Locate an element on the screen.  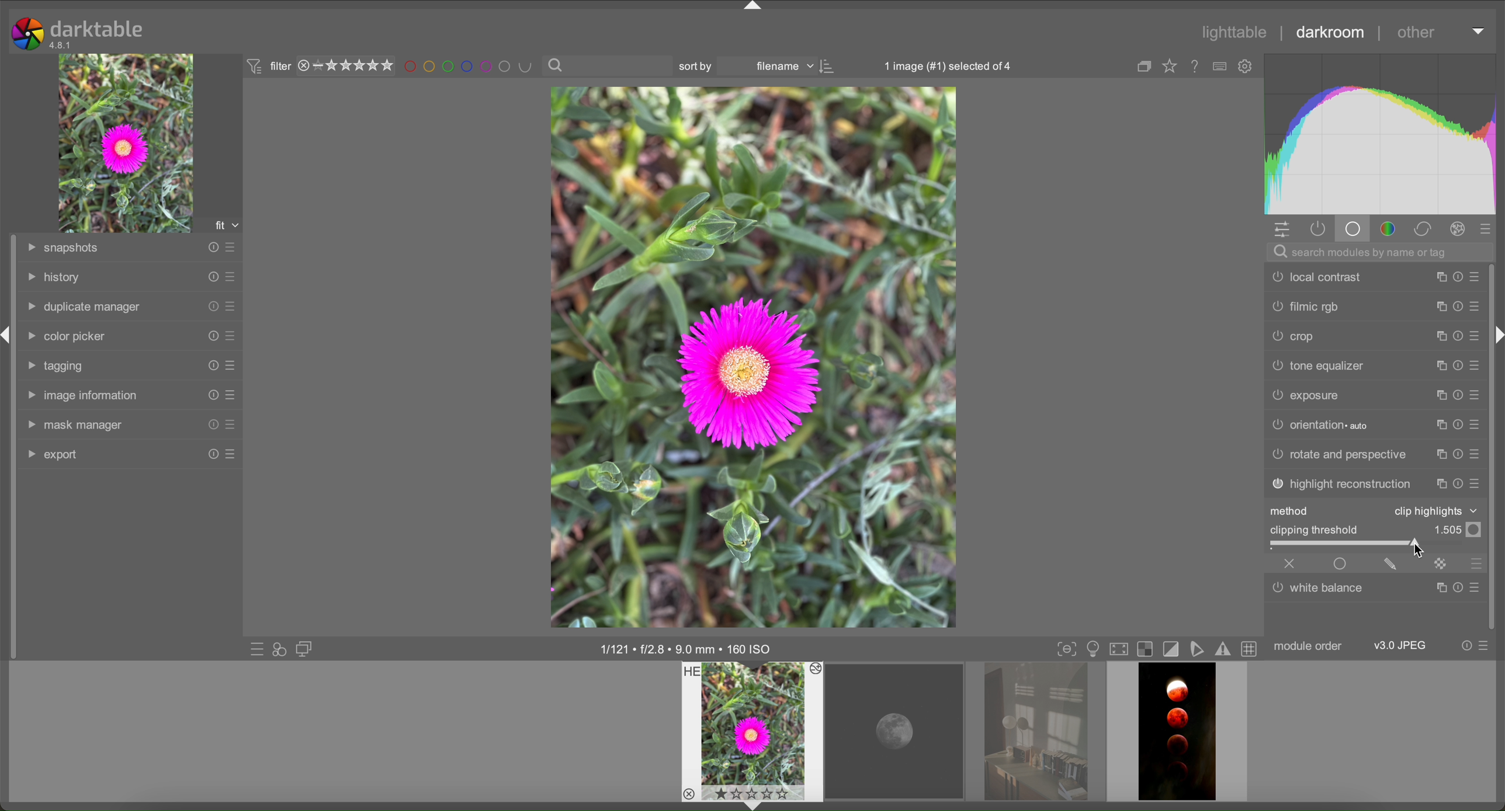
filter by images color level is located at coordinates (469, 67).